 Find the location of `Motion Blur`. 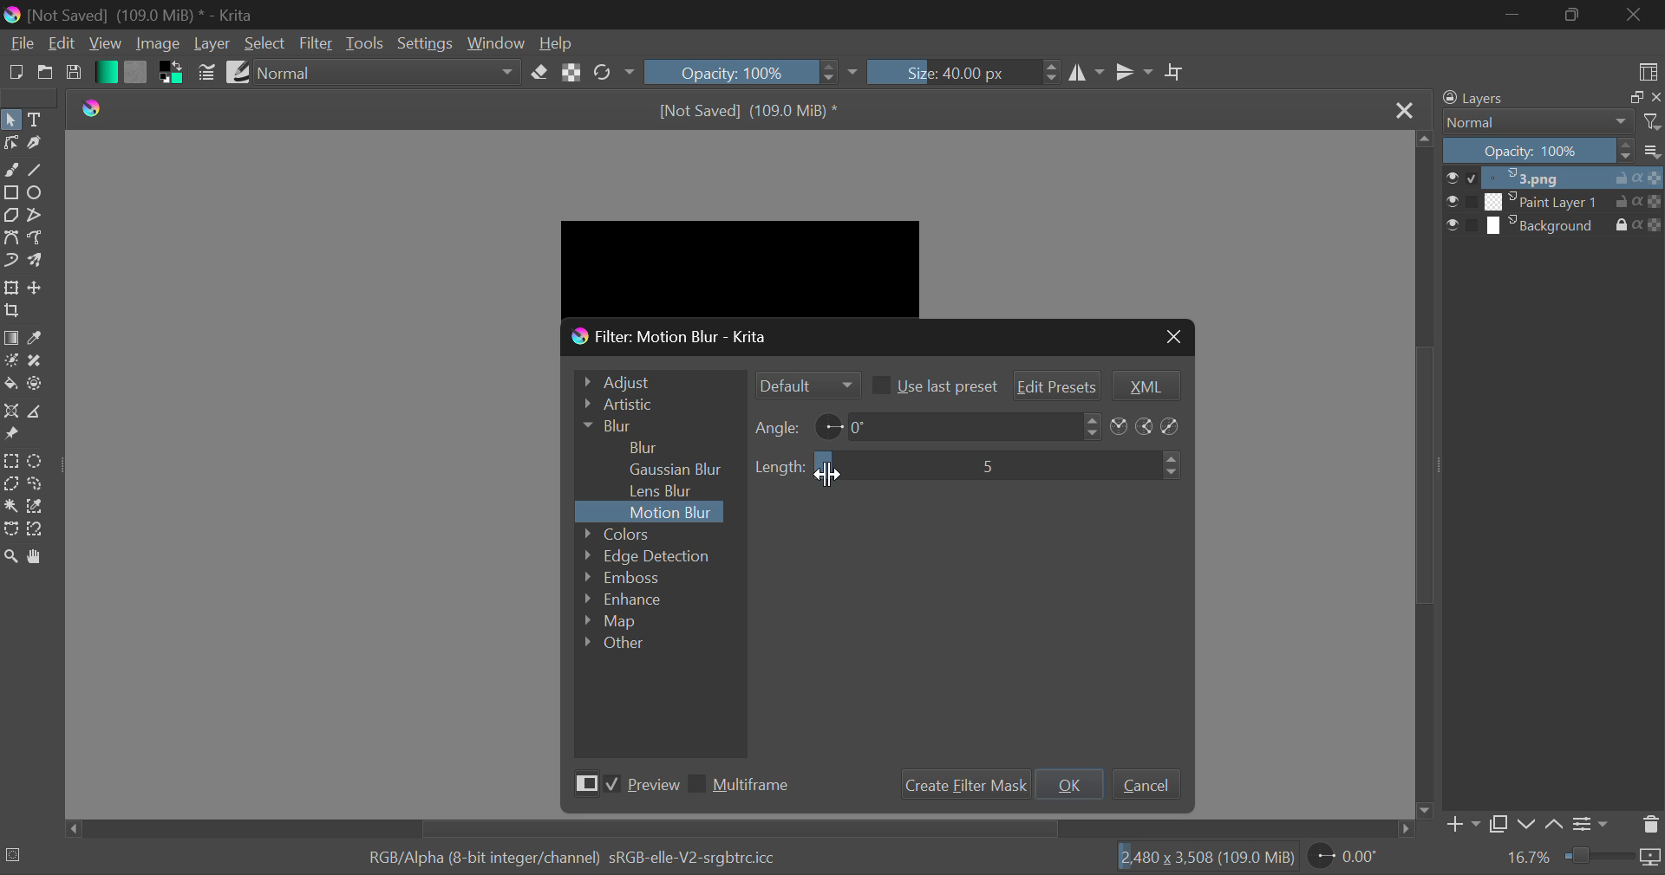

Motion Blur is located at coordinates (673, 513).